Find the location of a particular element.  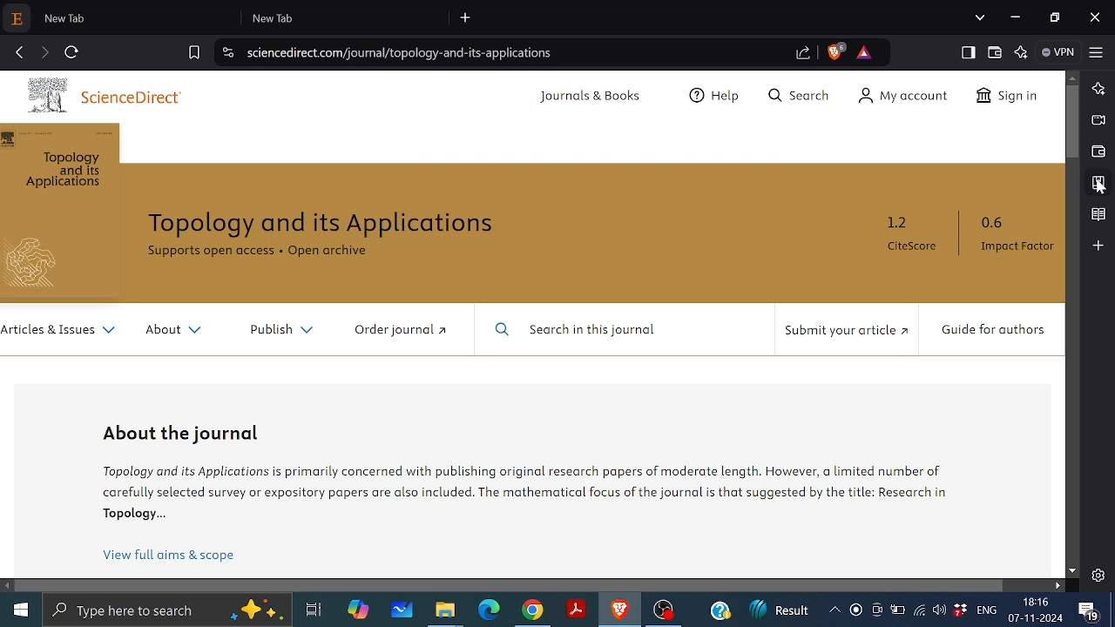

Guide for authors is located at coordinates (990, 330).